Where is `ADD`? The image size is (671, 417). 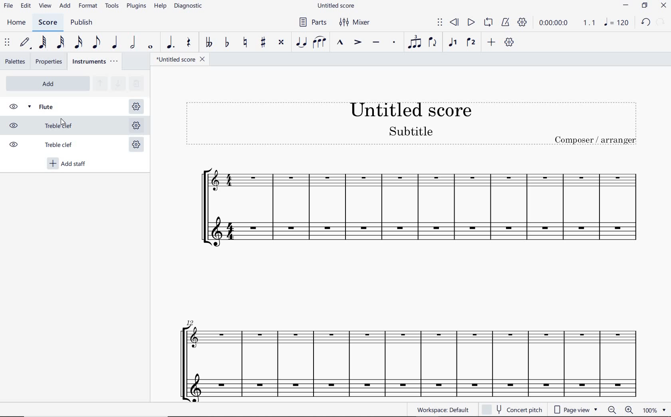 ADD is located at coordinates (492, 42).